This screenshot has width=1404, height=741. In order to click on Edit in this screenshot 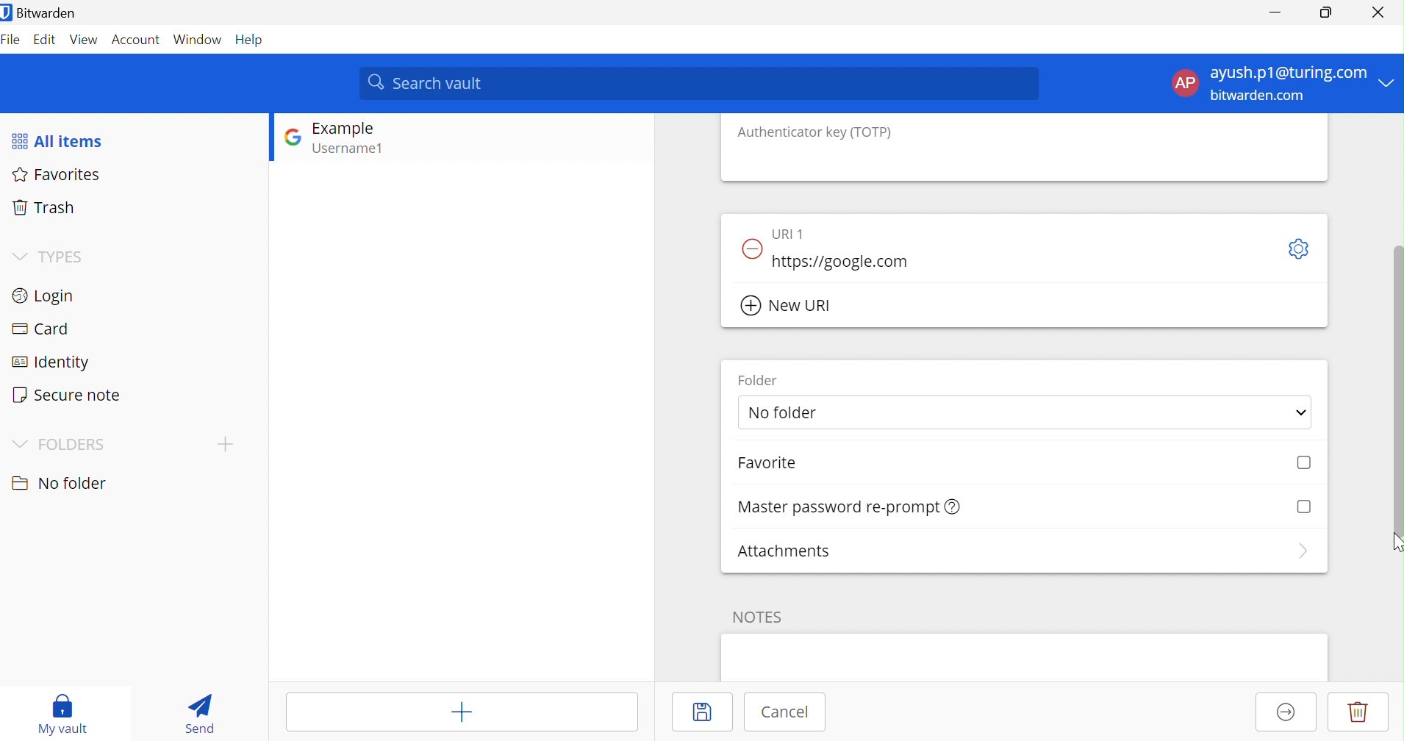, I will do `click(45, 41)`.